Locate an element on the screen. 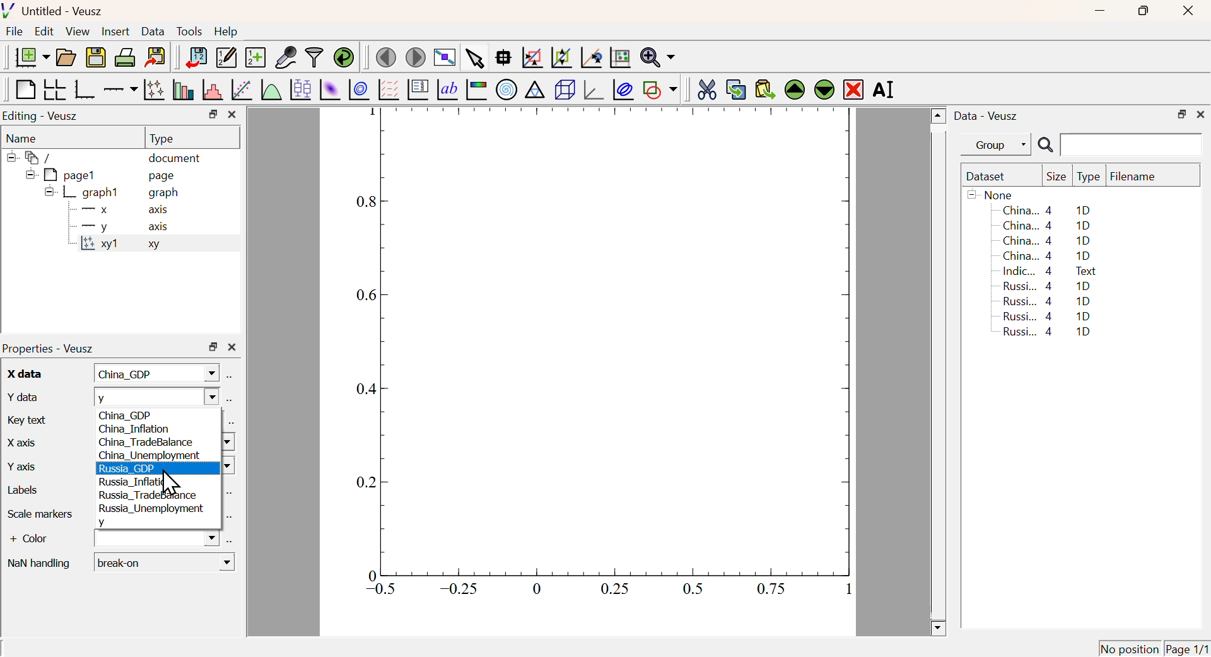 This screenshot has height=657, width=1211. Nan handling is located at coordinates (38, 561).